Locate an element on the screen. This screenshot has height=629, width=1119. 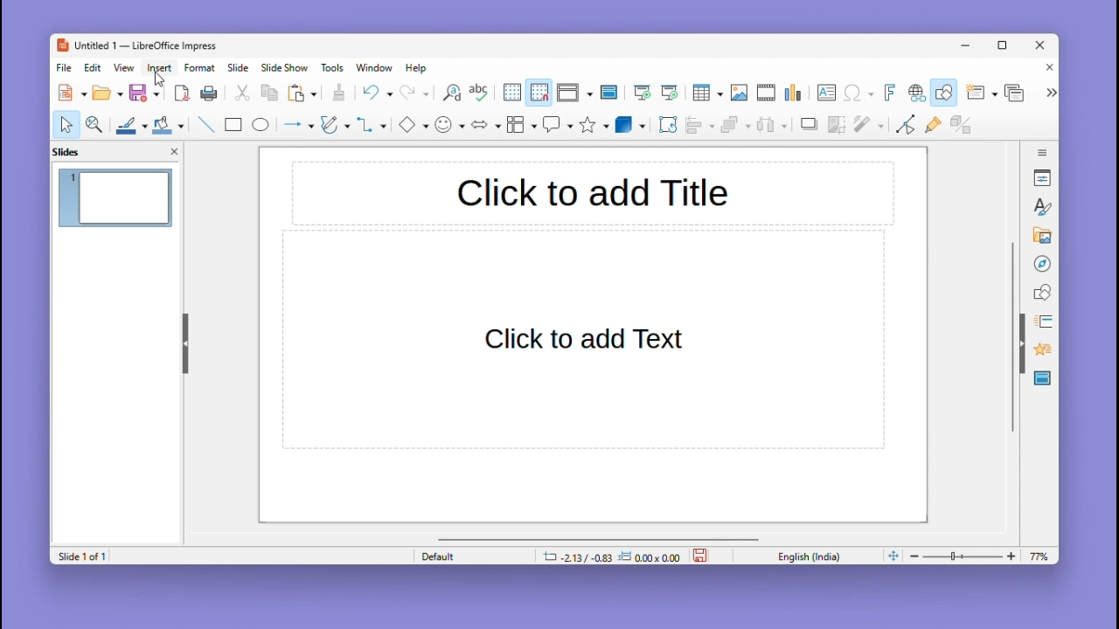
Shadow is located at coordinates (810, 128).